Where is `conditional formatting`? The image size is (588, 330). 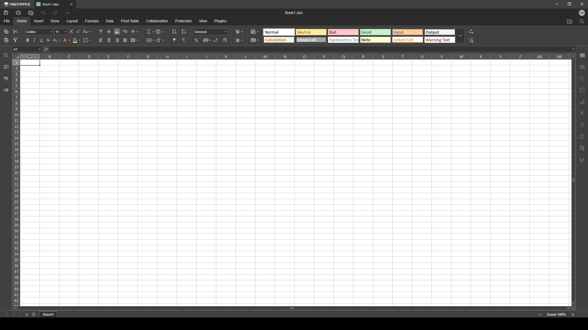 conditional formatting is located at coordinates (255, 31).